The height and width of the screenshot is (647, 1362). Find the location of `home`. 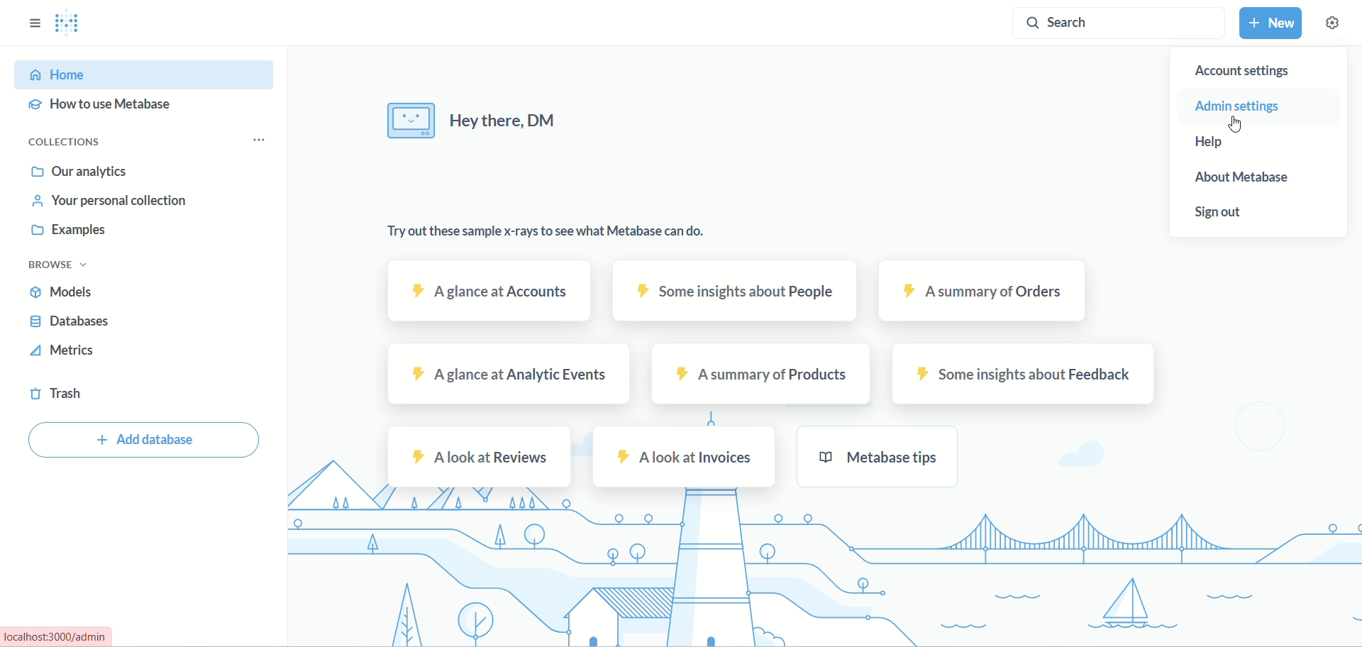

home is located at coordinates (147, 72).